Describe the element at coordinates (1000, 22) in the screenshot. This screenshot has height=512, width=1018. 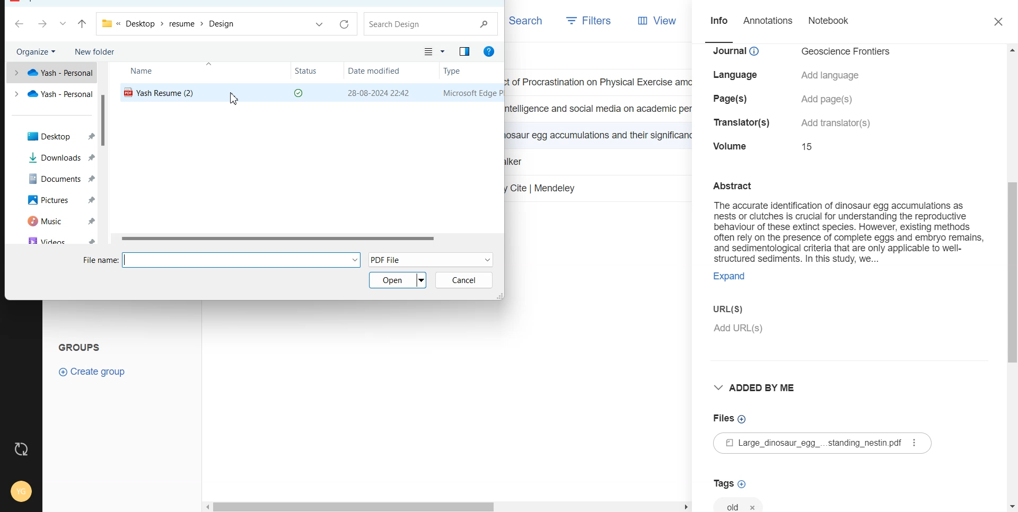
I see `Close` at that location.